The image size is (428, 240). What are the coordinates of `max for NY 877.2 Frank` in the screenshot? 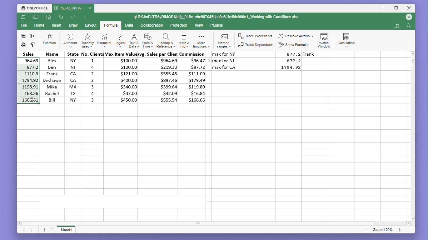 It's located at (266, 54).